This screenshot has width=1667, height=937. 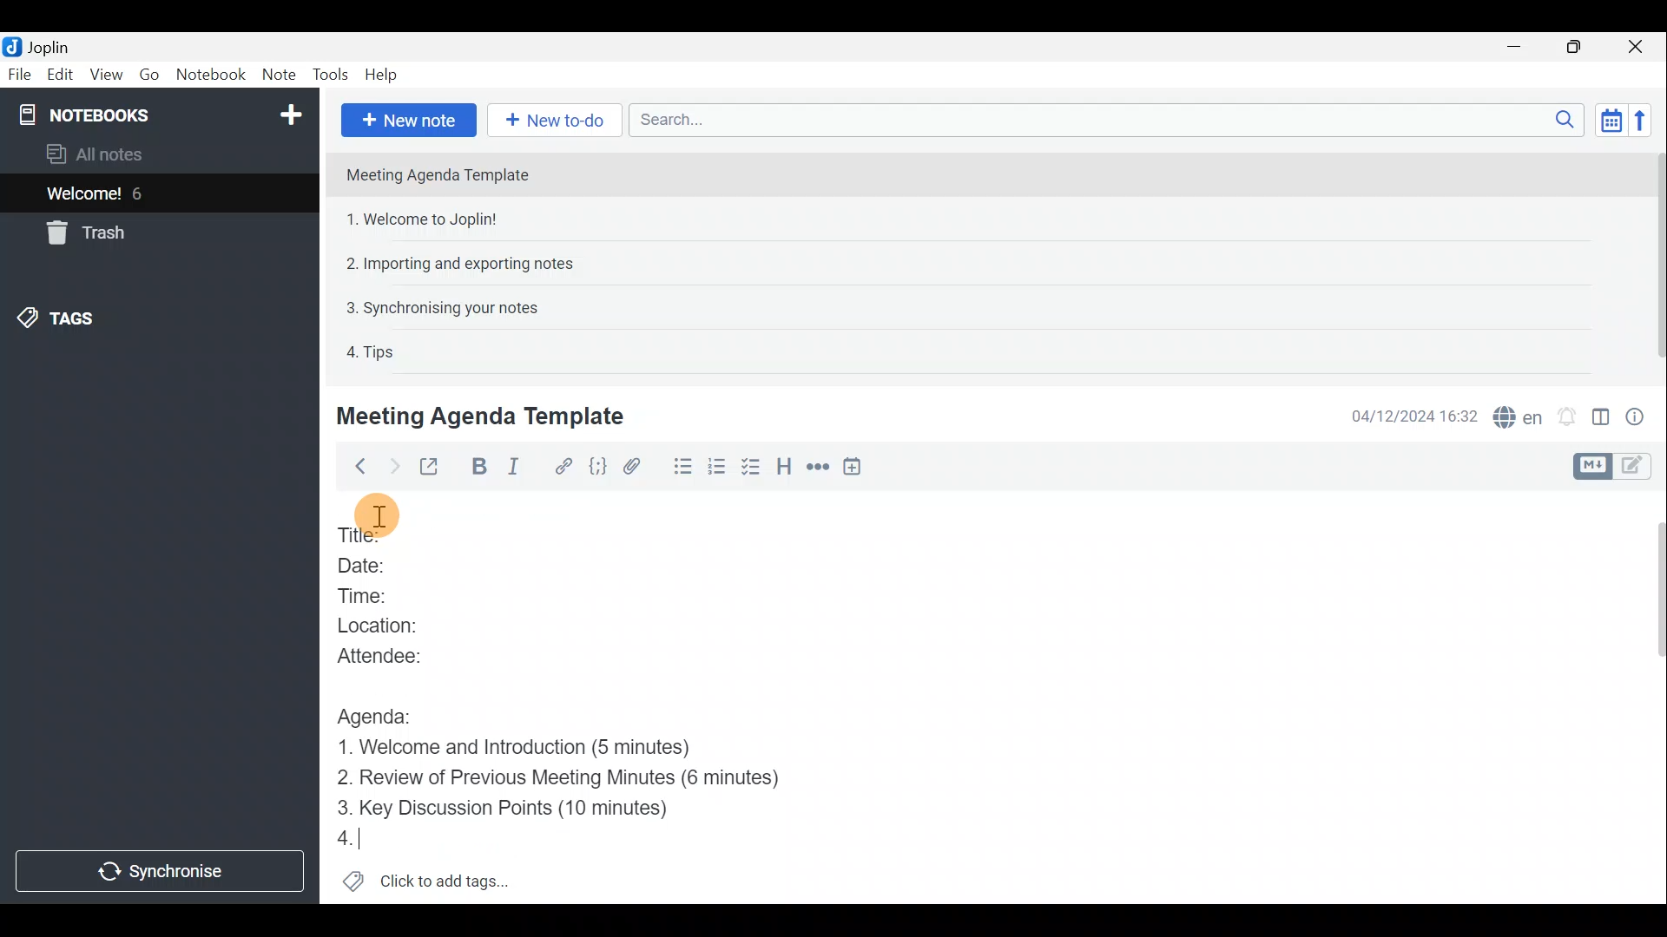 I want to click on Meeting Agenda Template, so click(x=484, y=416).